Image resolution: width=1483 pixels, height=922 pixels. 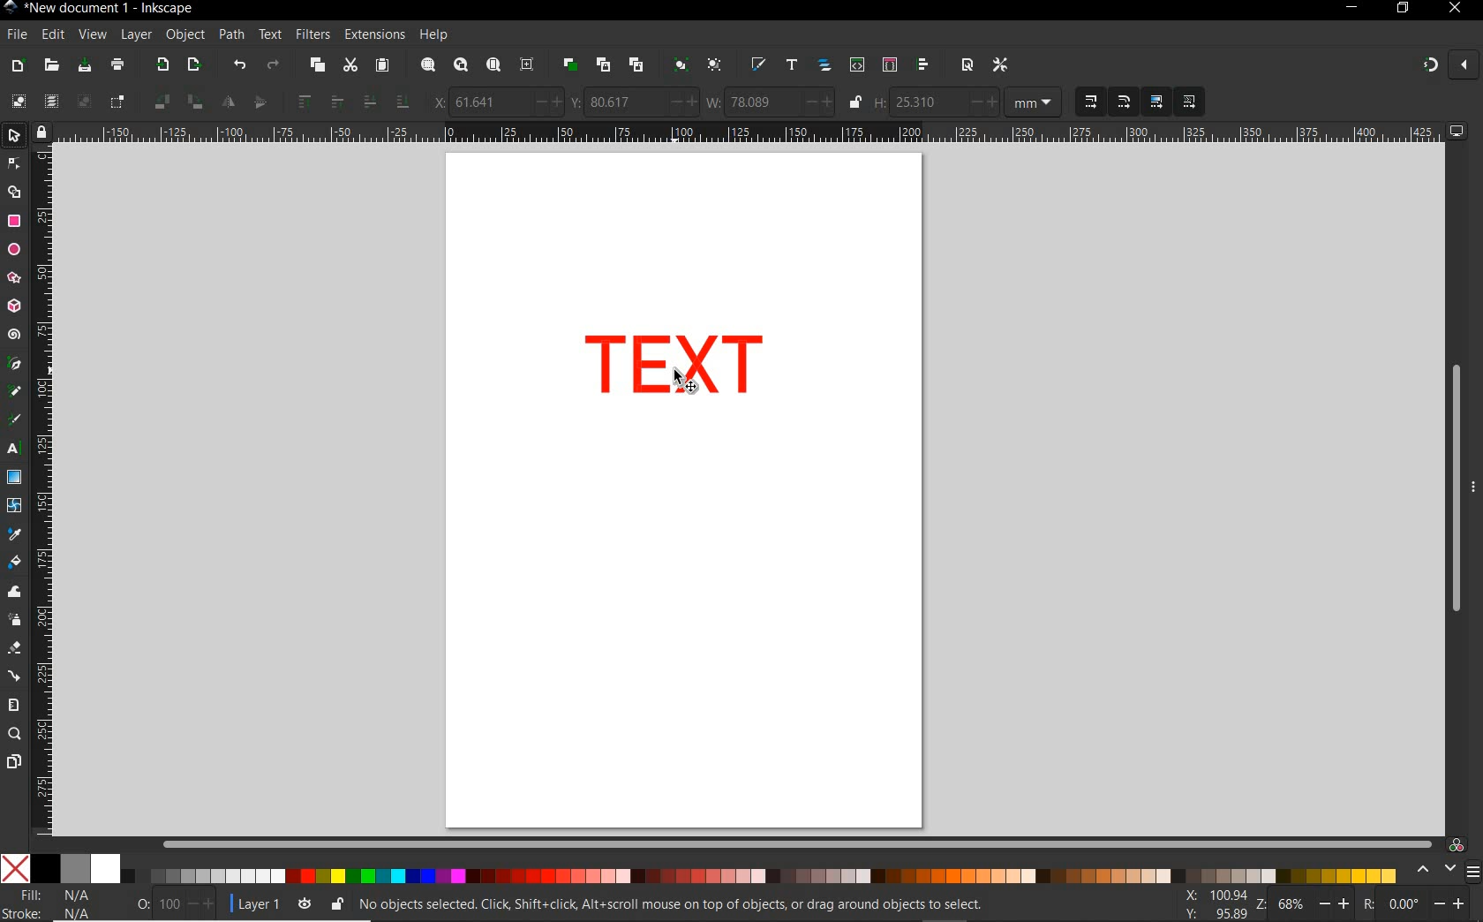 I want to click on mesh tool, so click(x=15, y=508).